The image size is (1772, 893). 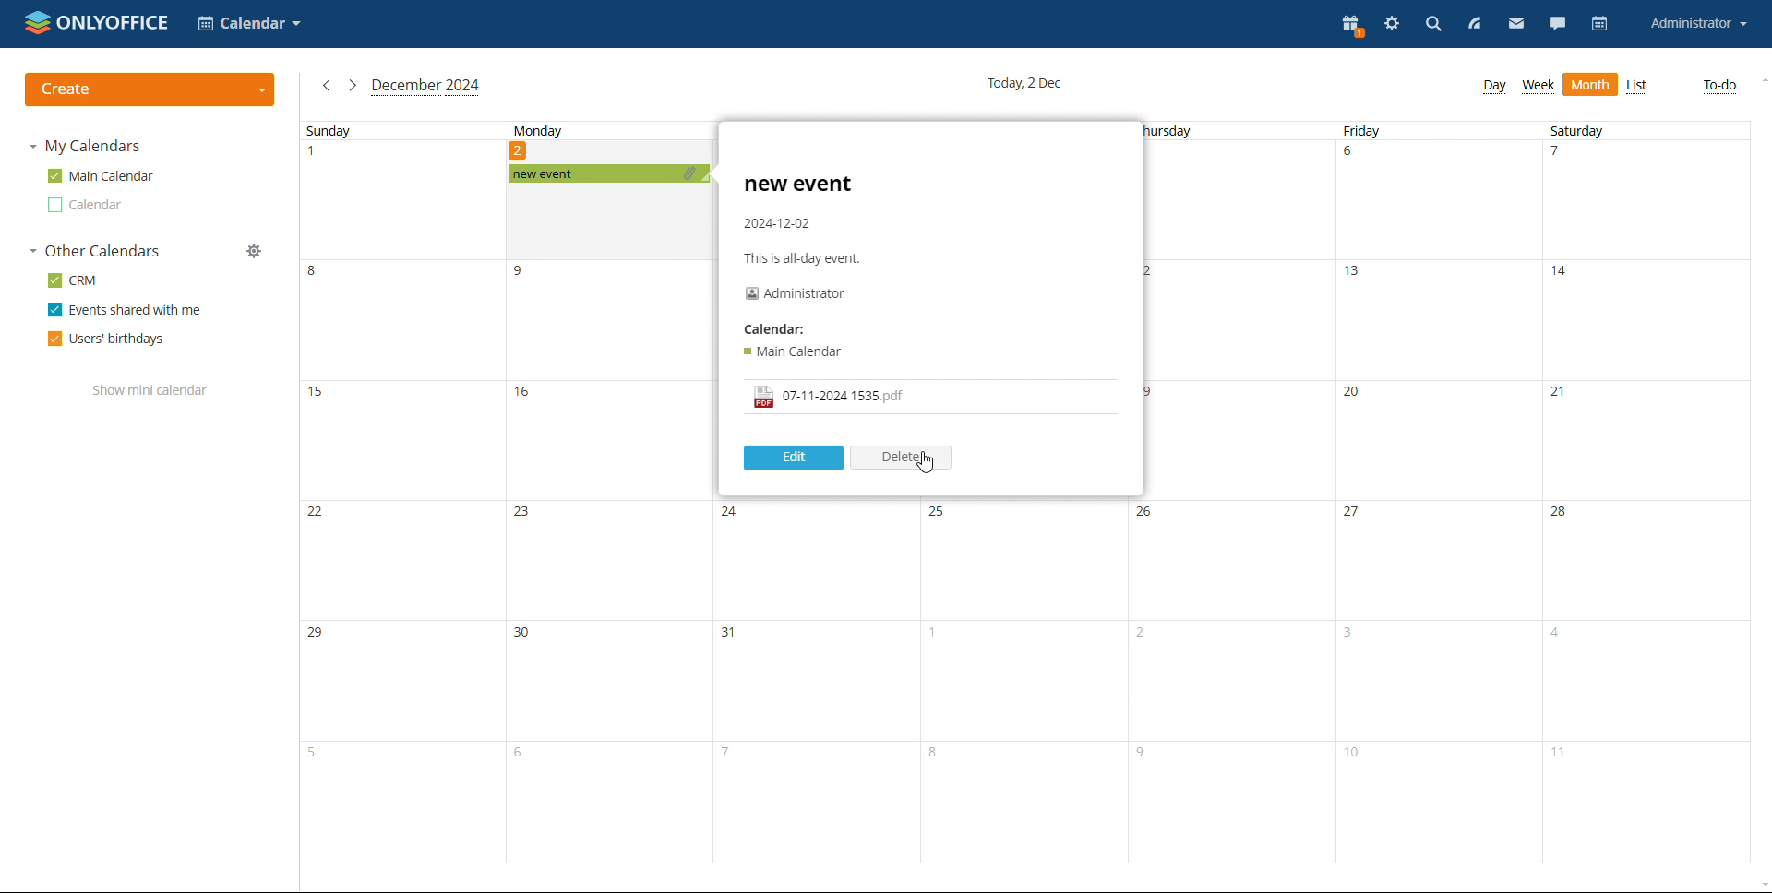 I want to click on present, so click(x=1350, y=24).